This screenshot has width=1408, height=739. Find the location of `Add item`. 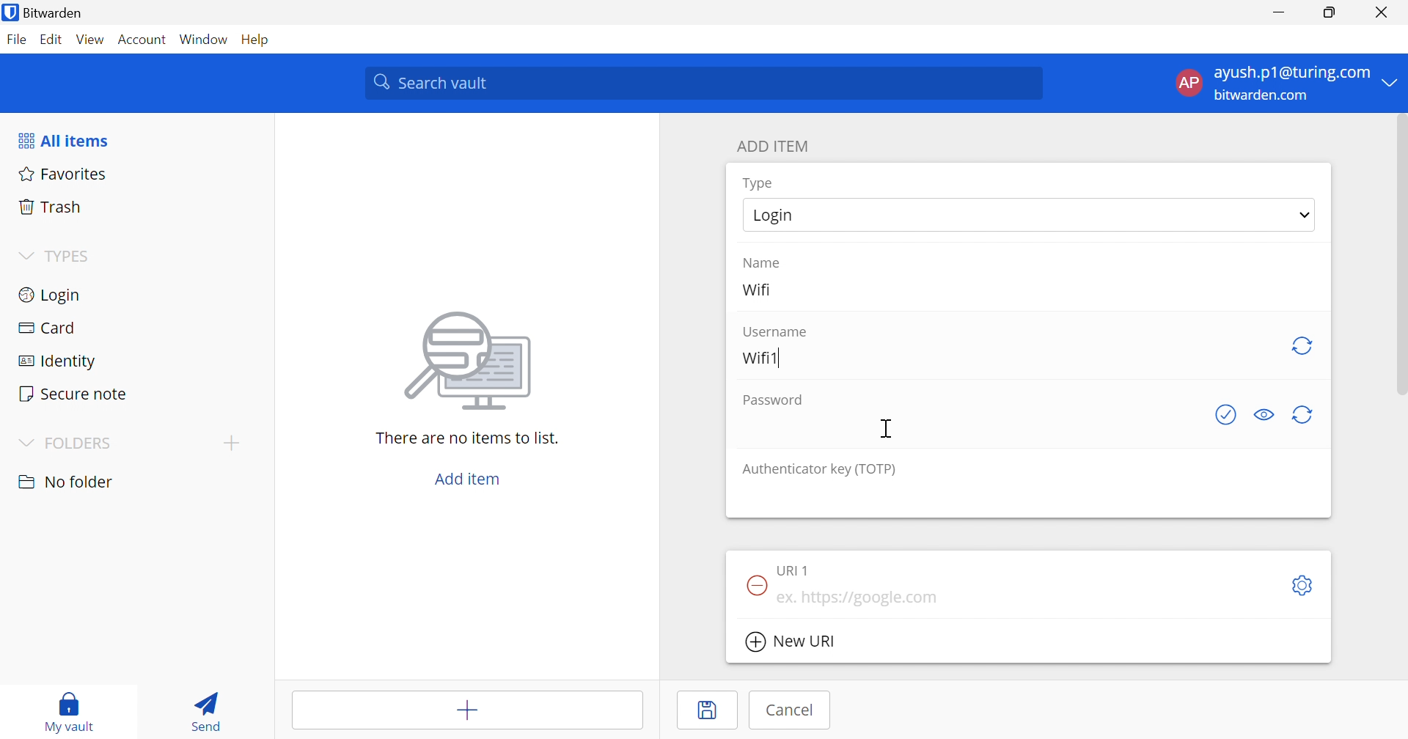

Add item is located at coordinates (468, 479).